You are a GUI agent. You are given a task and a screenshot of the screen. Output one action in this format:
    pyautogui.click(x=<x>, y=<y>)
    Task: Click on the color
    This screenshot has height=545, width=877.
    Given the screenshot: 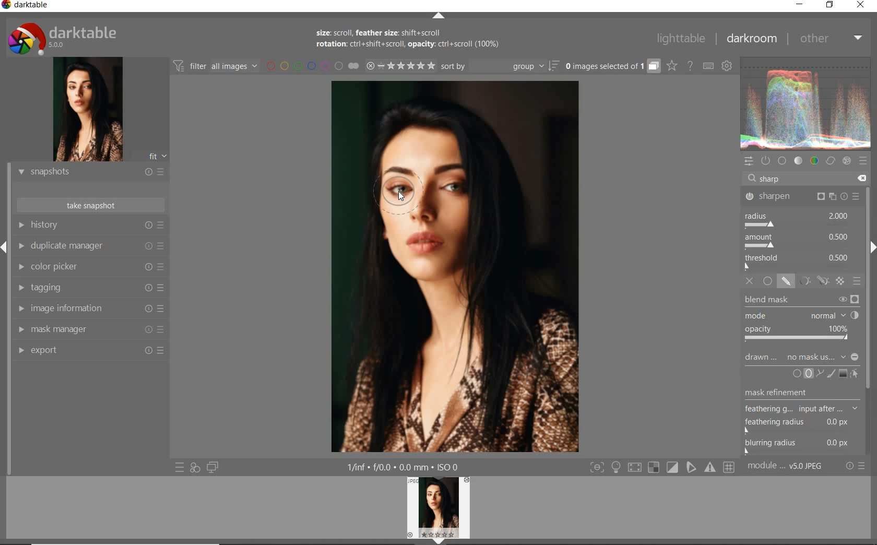 What is the action you would take?
    pyautogui.click(x=815, y=161)
    